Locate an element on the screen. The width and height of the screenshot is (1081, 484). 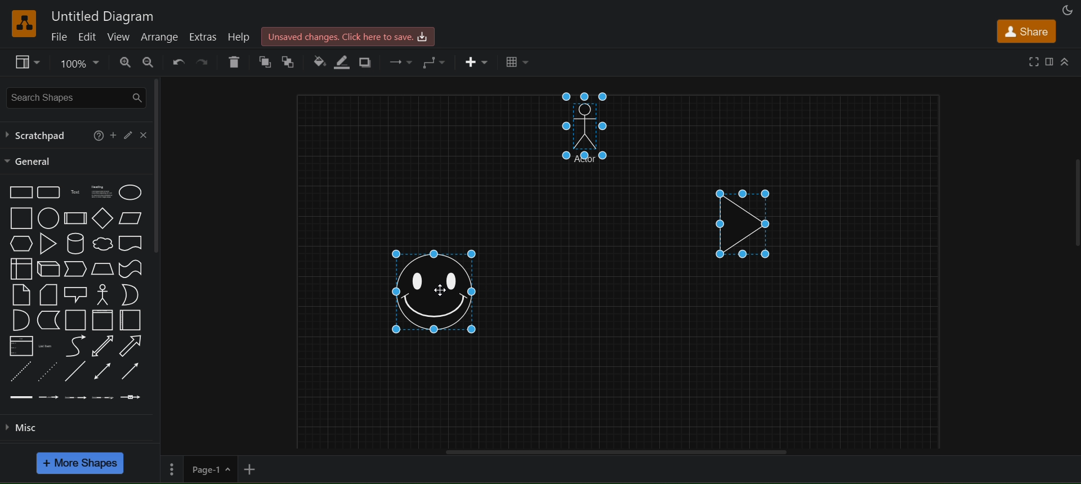
dashed line is located at coordinates (23, 371).